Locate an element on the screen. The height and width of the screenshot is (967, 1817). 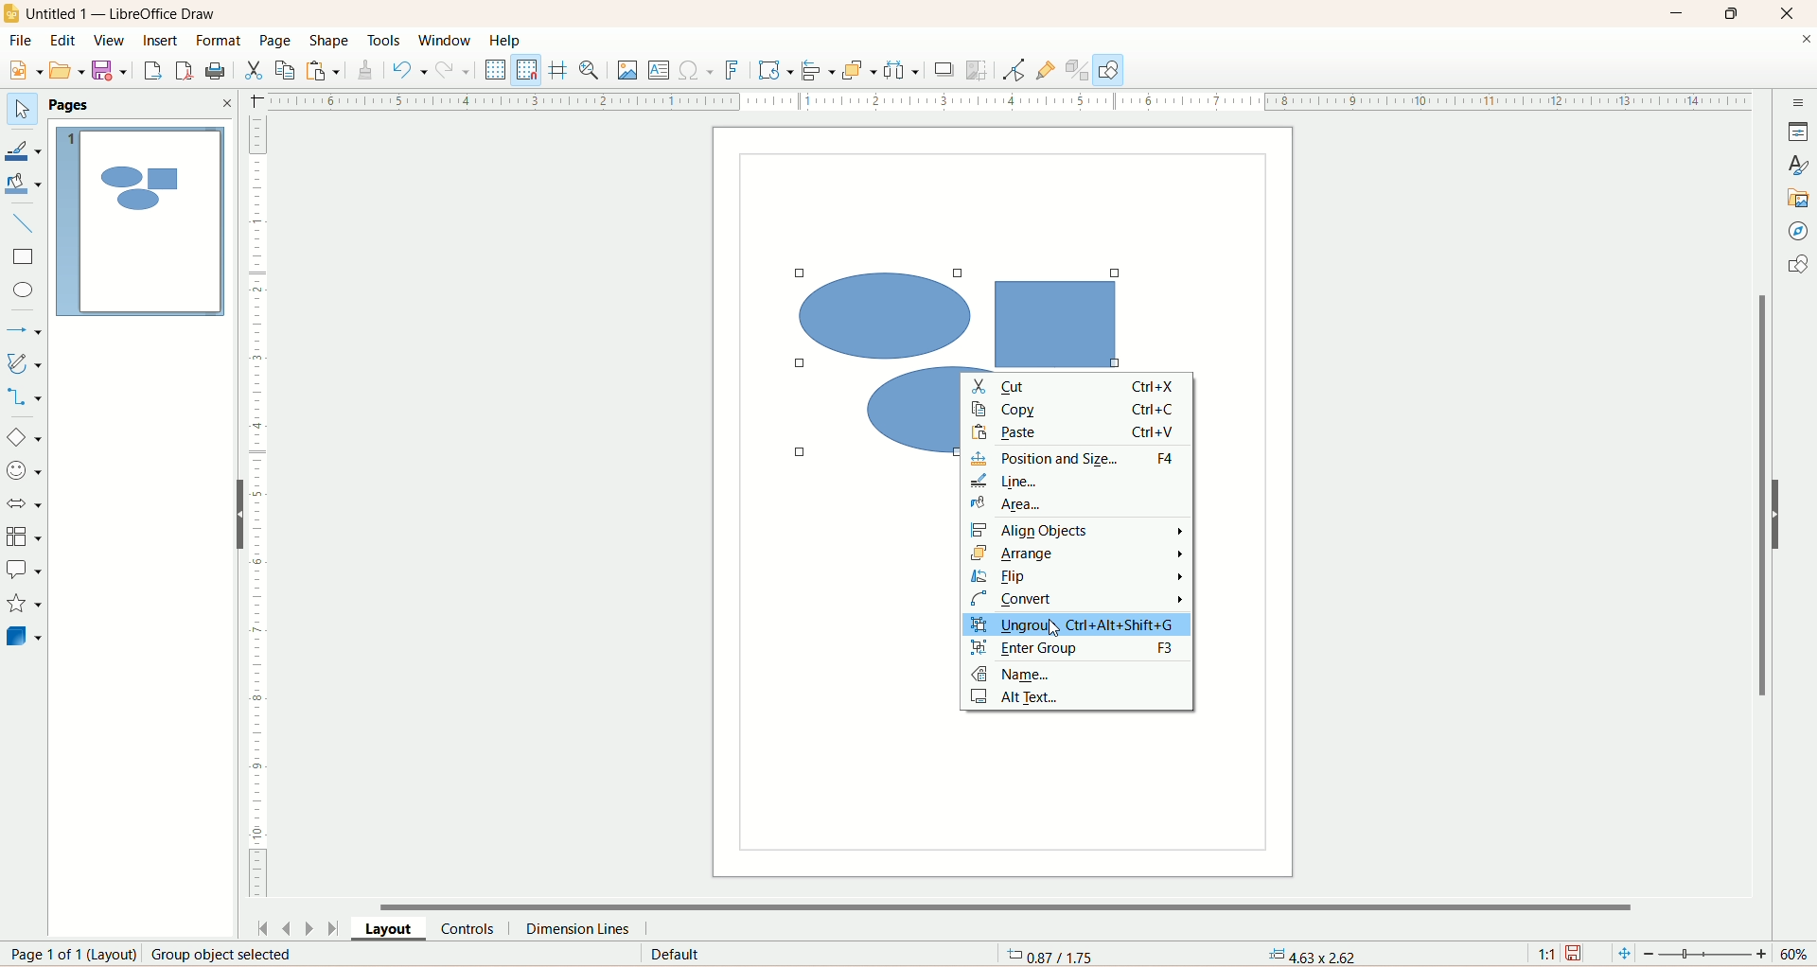
page is located at coordinates (63, 956).